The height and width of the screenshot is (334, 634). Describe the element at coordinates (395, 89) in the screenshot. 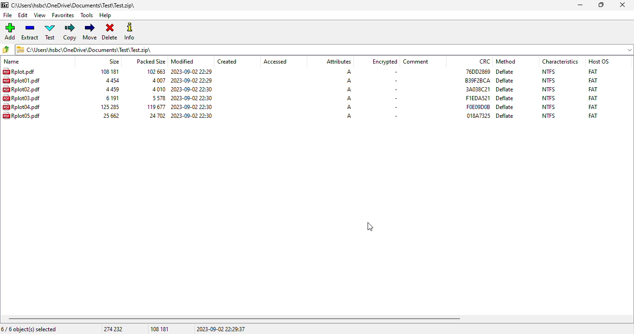

I see `-` at that location.